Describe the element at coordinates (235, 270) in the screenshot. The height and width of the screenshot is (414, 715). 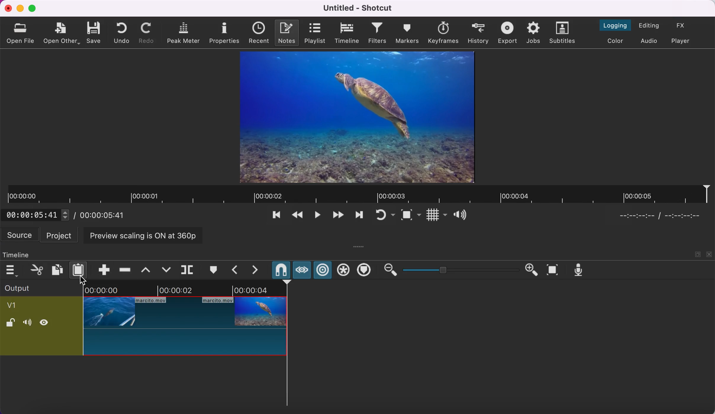
I see `previous marker` at that location.